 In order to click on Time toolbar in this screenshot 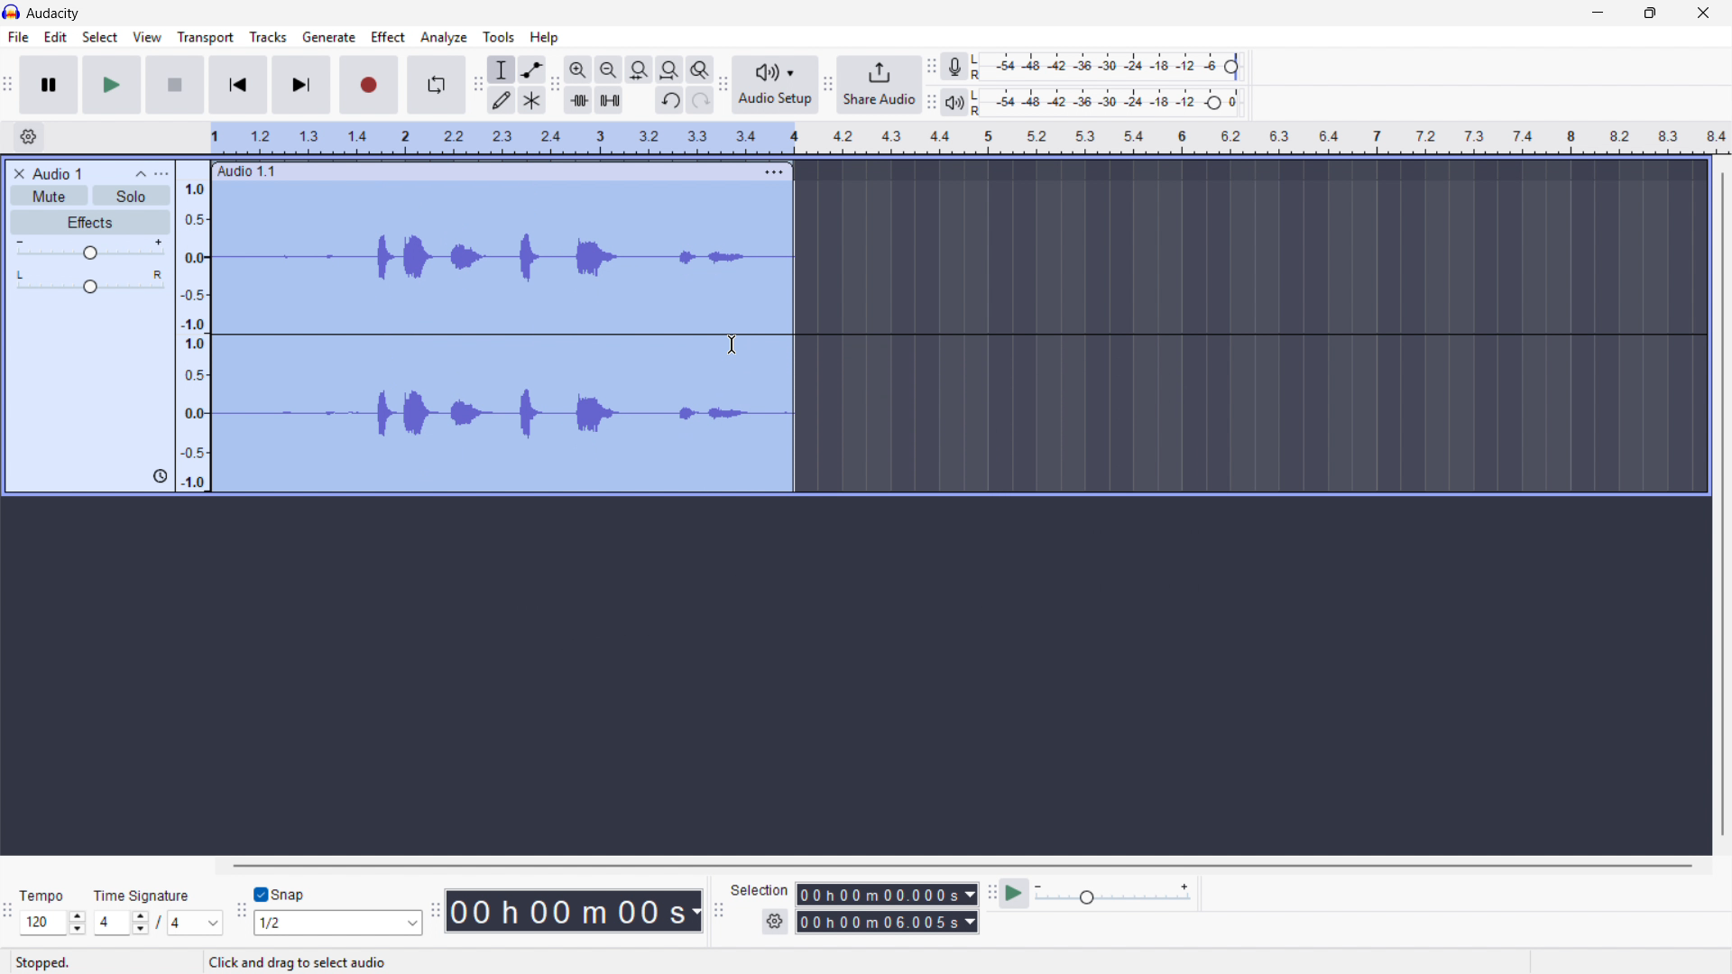, I will do `click(434, 913)`.